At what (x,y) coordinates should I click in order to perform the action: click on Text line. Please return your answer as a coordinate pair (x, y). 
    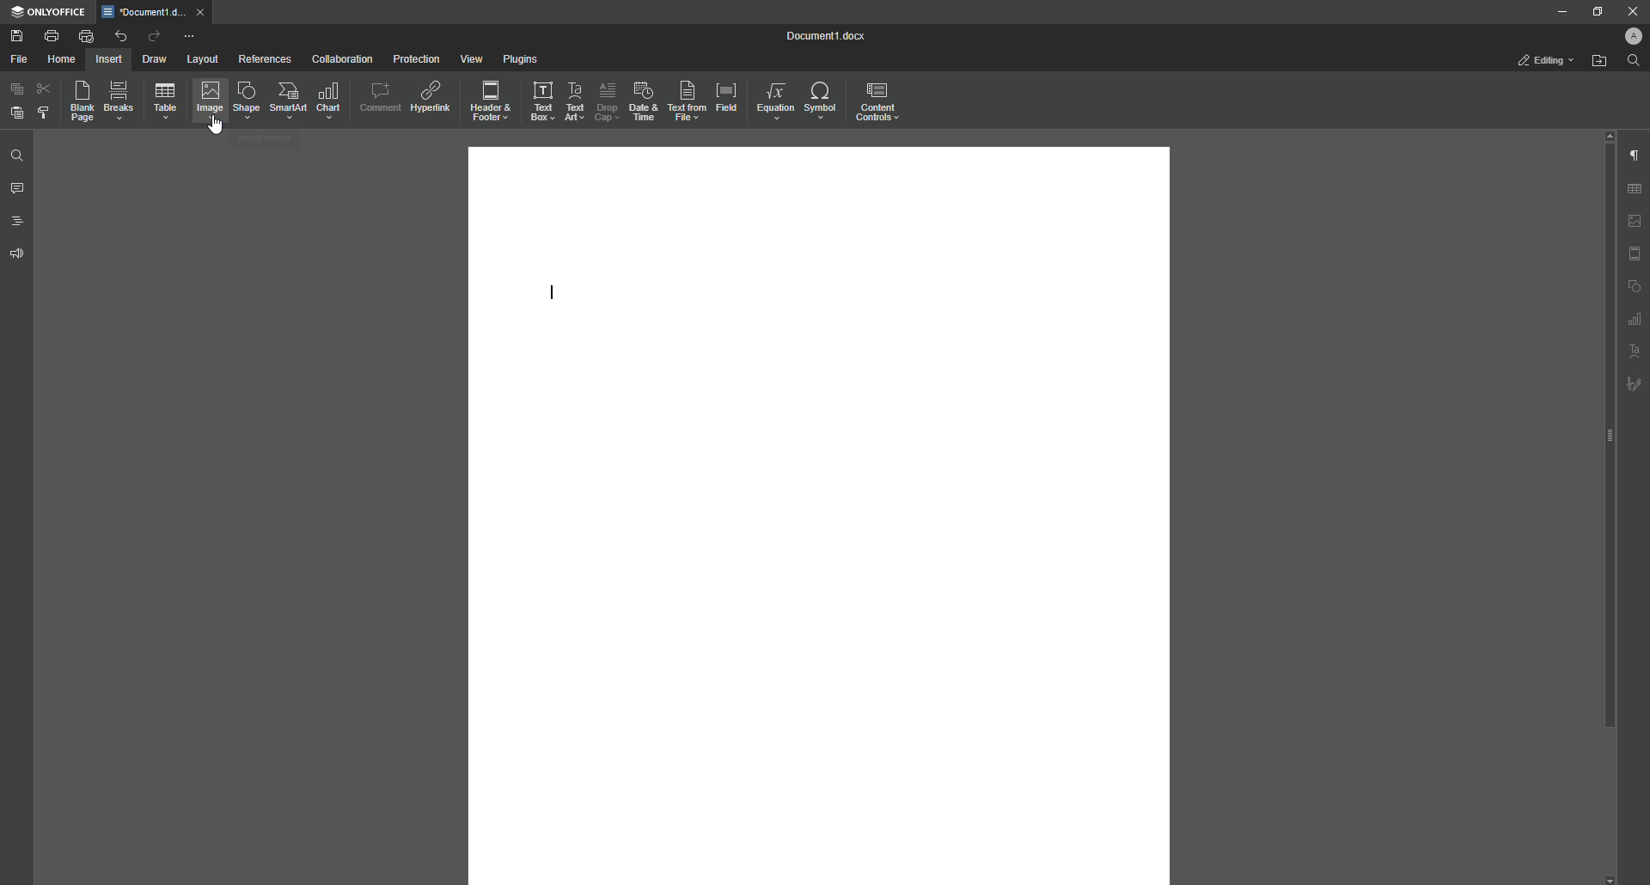
    Looking at the image, I should click on (553, 287).